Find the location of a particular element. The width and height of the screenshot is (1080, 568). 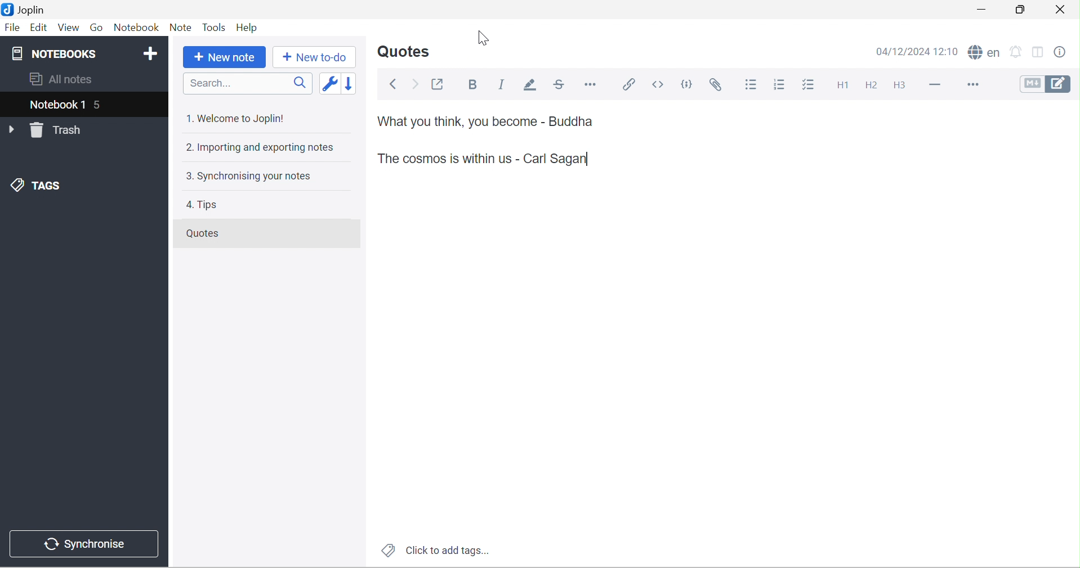

Code is located at coordinates (687, 82).